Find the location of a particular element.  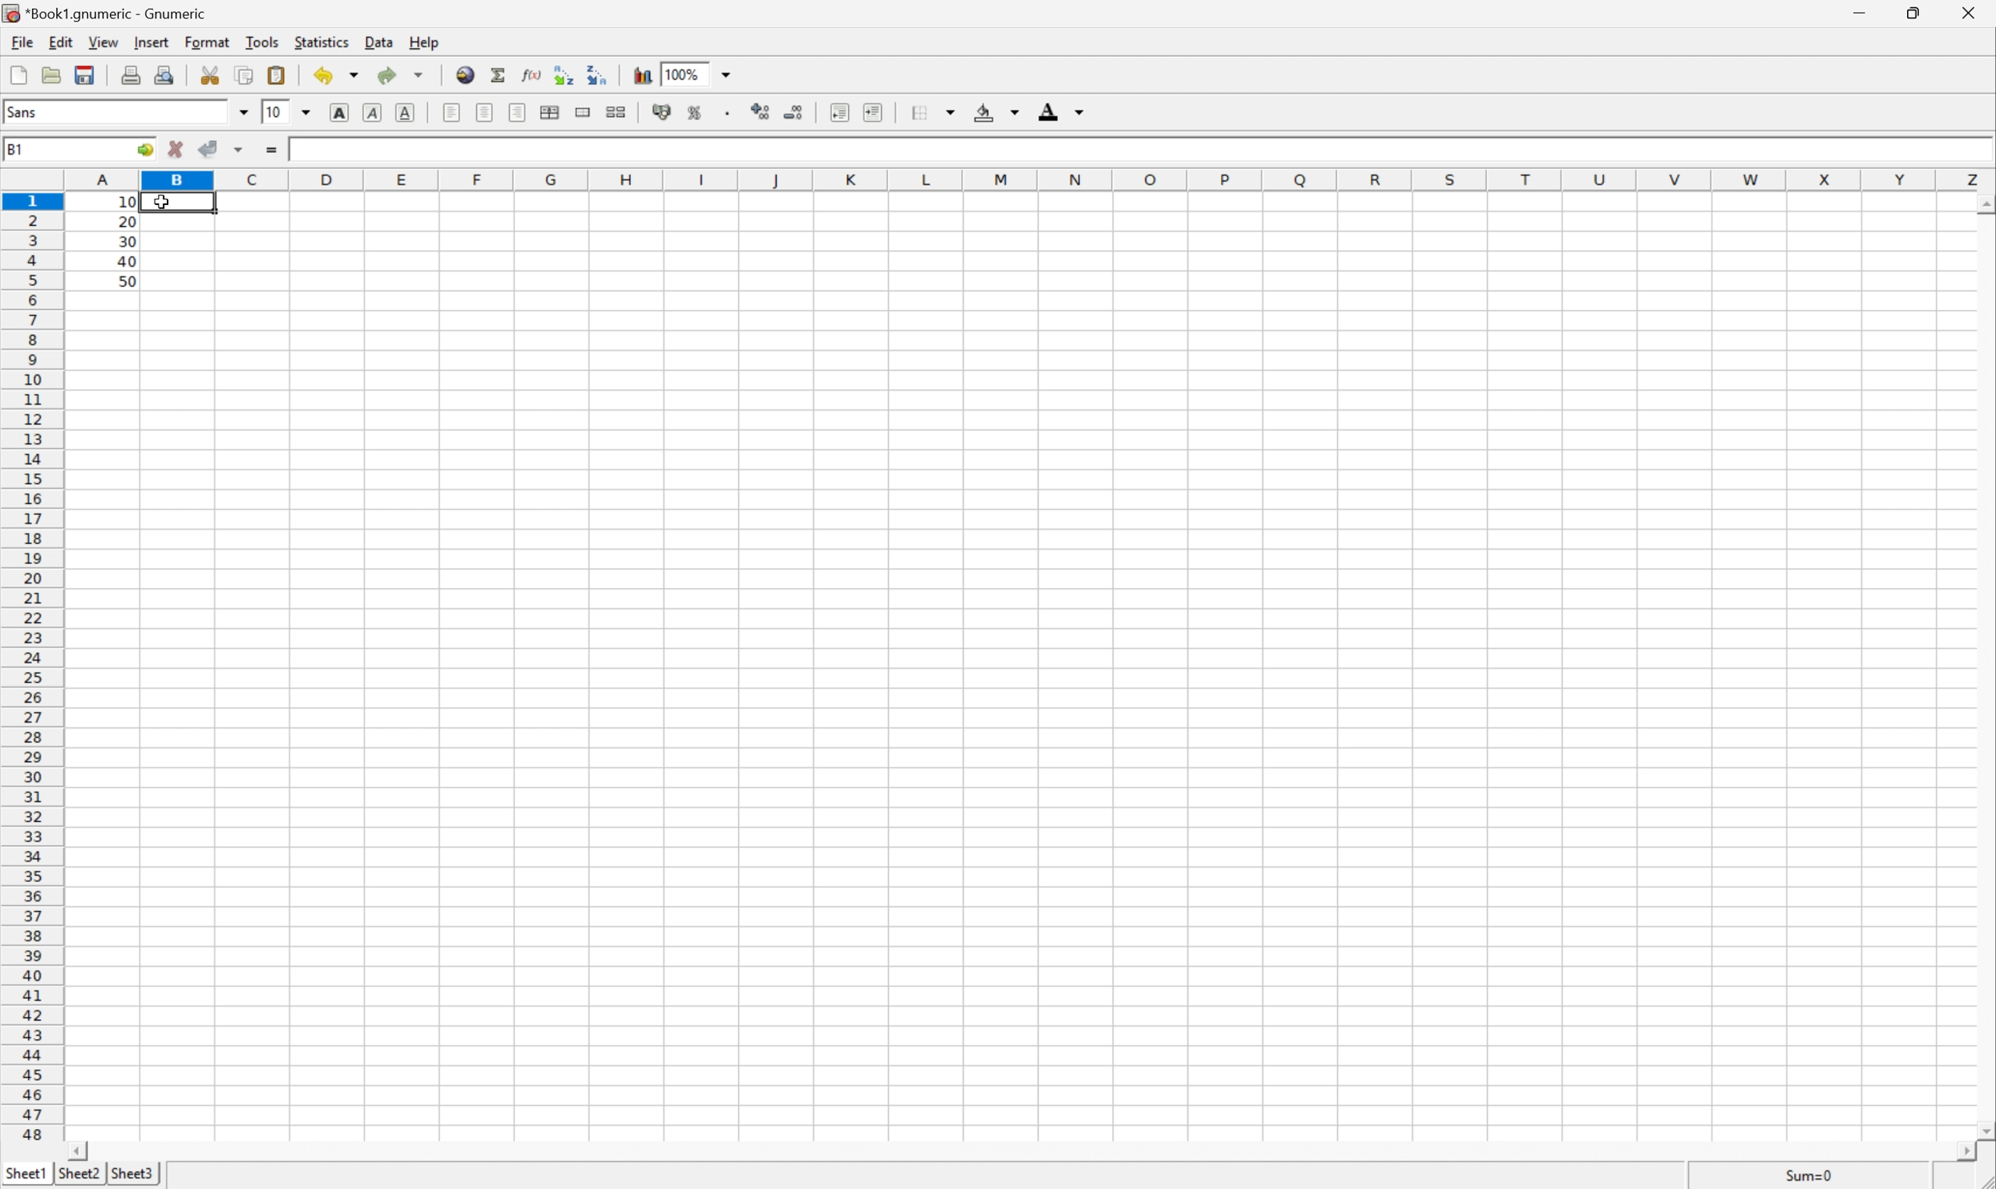

Center horizontally across selection is located at coordinates (551, 114).